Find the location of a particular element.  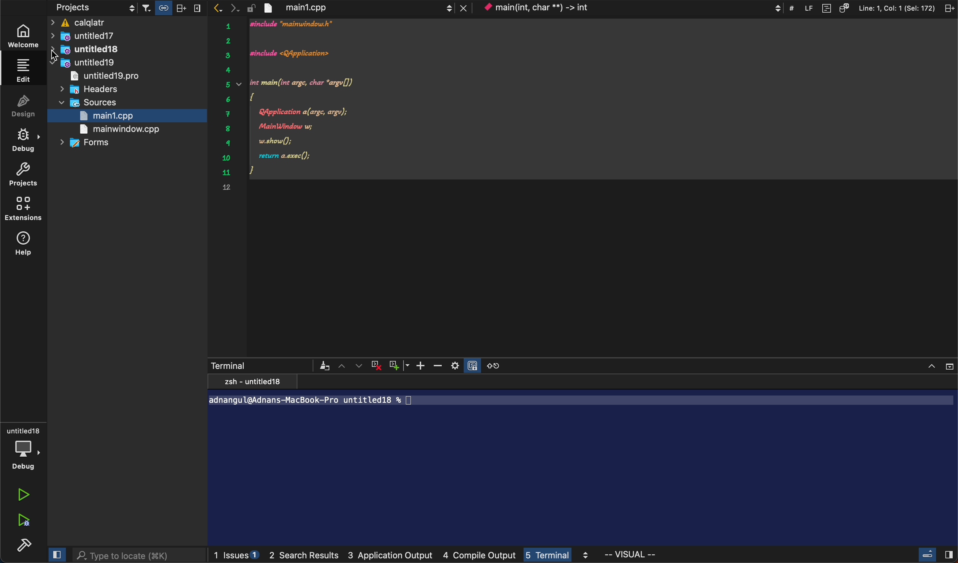

zsh - untitled18 is located at coordinates (249, 383).